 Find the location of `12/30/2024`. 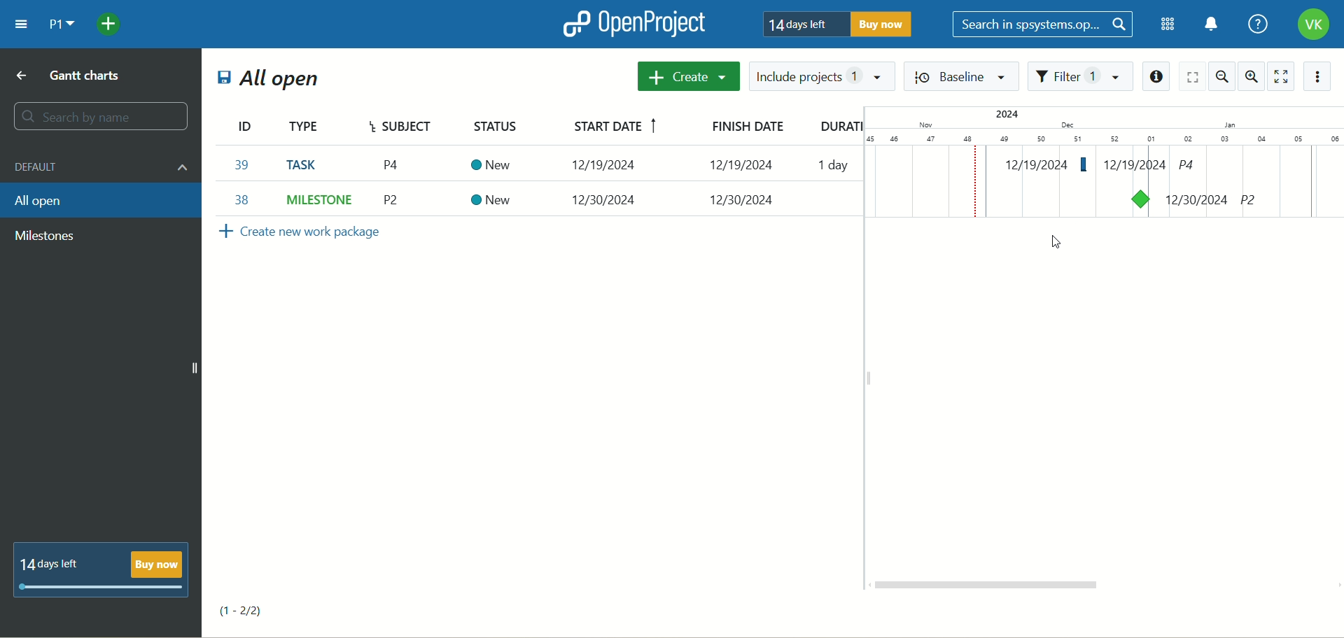

12/30/2024 is located at coordinates (745, 164).